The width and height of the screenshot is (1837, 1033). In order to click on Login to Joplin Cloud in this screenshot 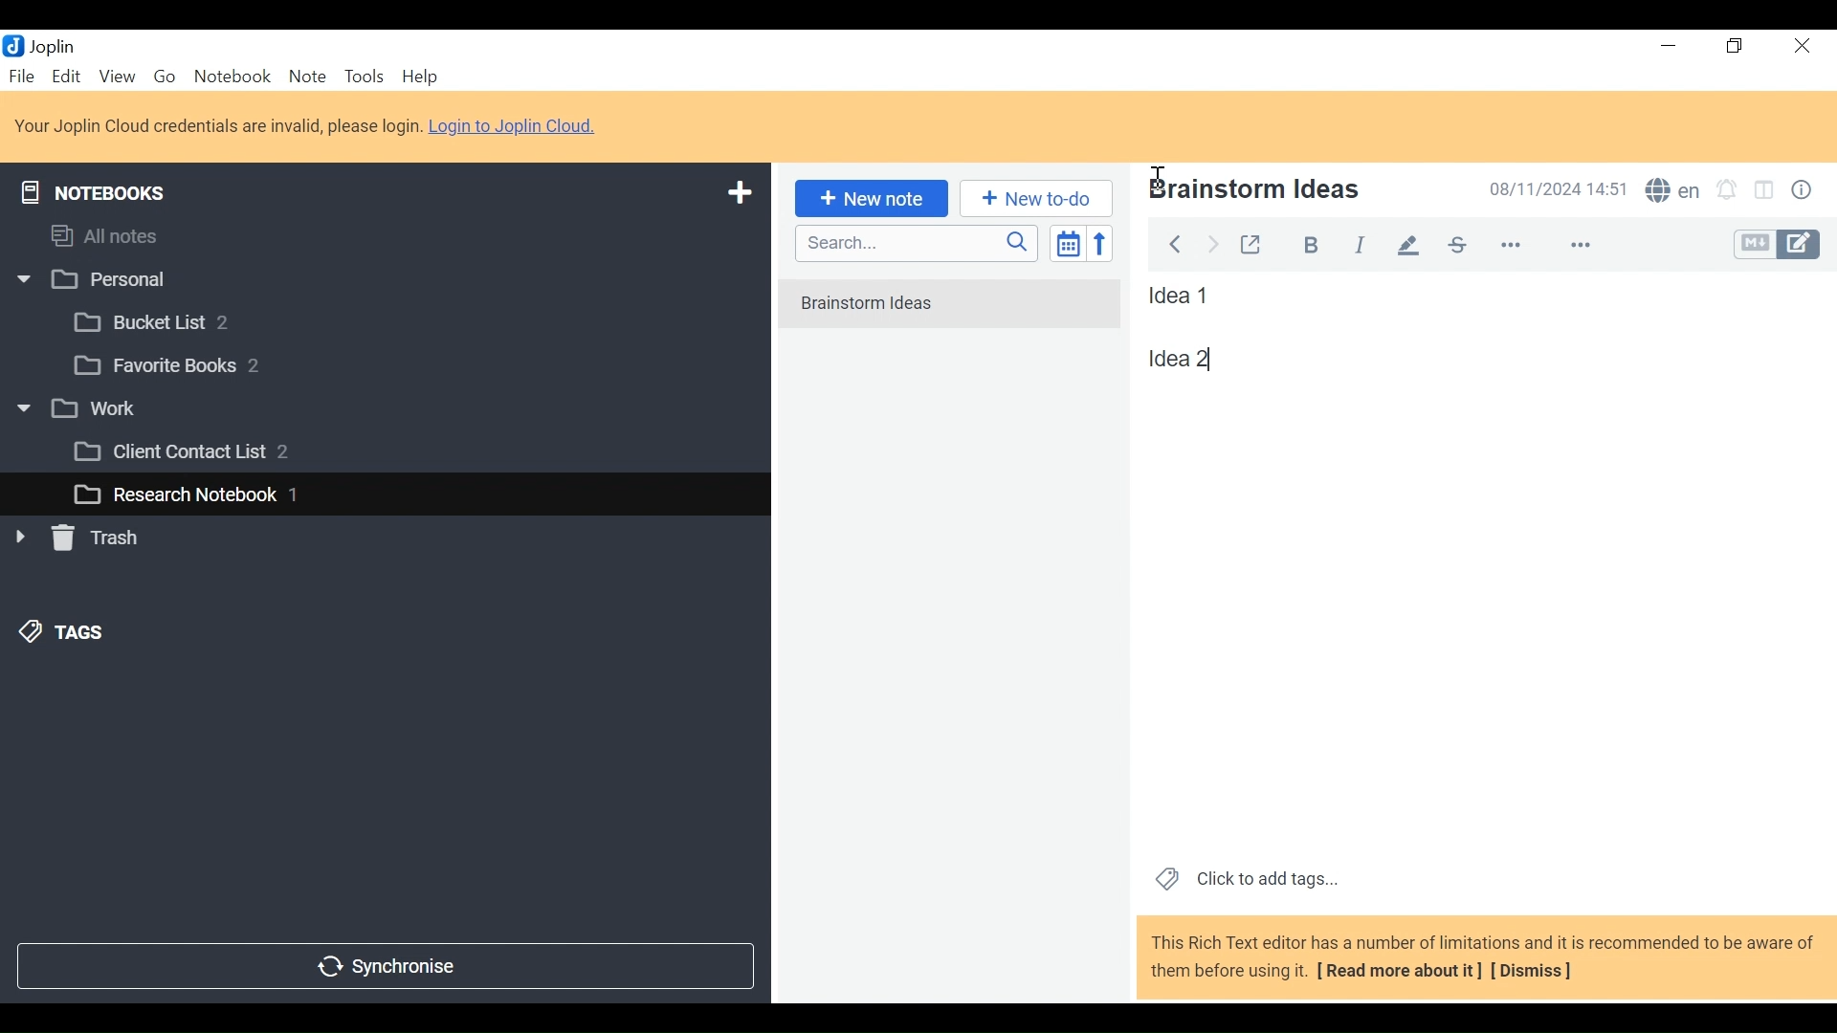, I will do `click(519, 127)`.